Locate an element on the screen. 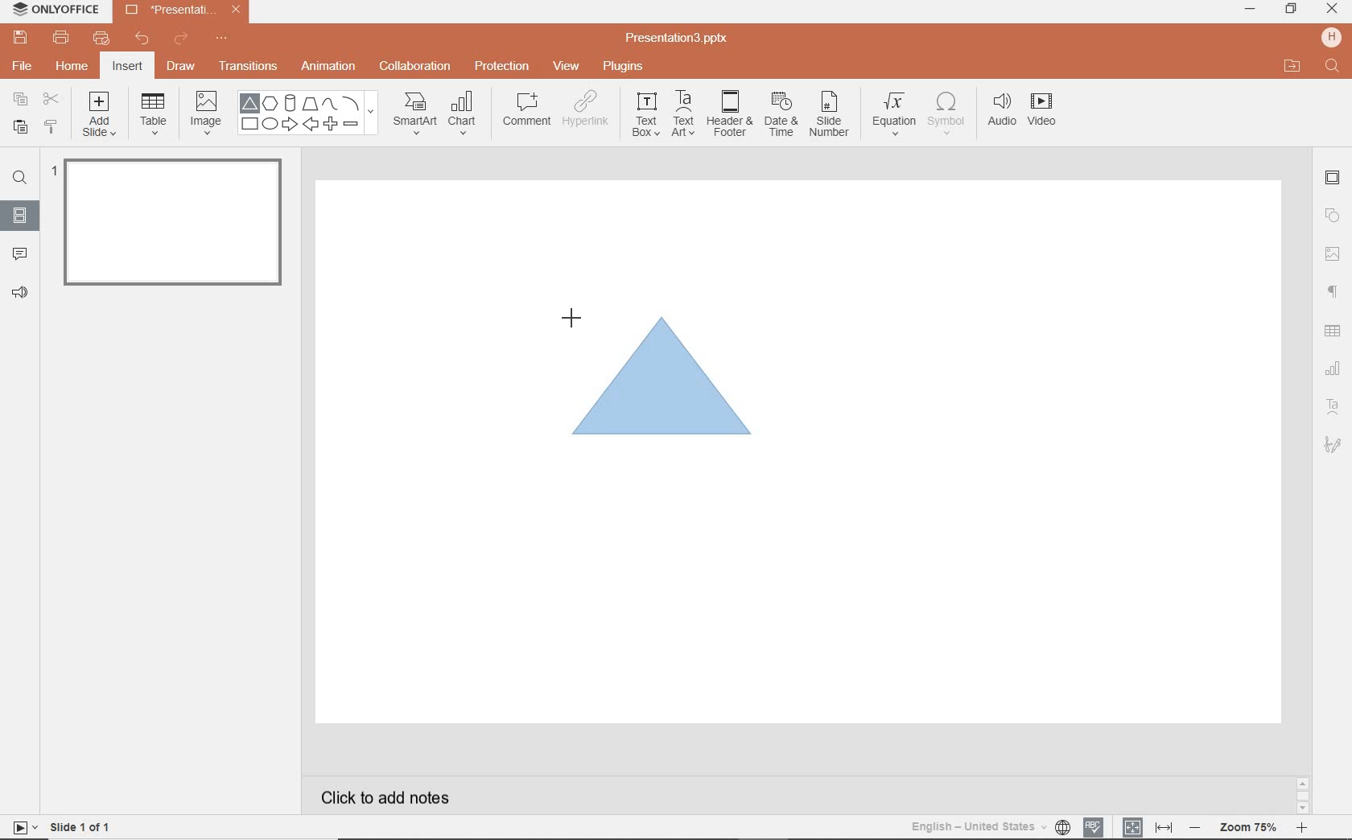 The width and height of the screenshot is (1352, 840). IMAGE SETTINGS is located at coordinates (1333, 253).